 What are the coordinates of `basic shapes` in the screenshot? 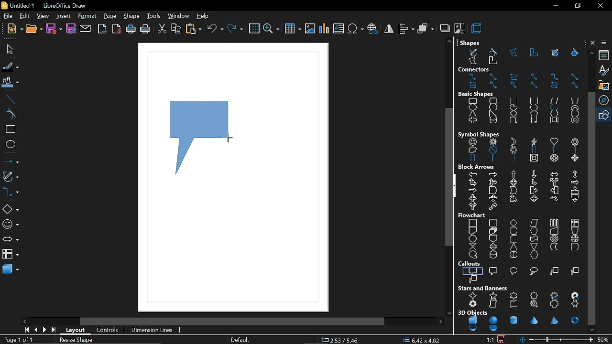 It's located at (11, 209).